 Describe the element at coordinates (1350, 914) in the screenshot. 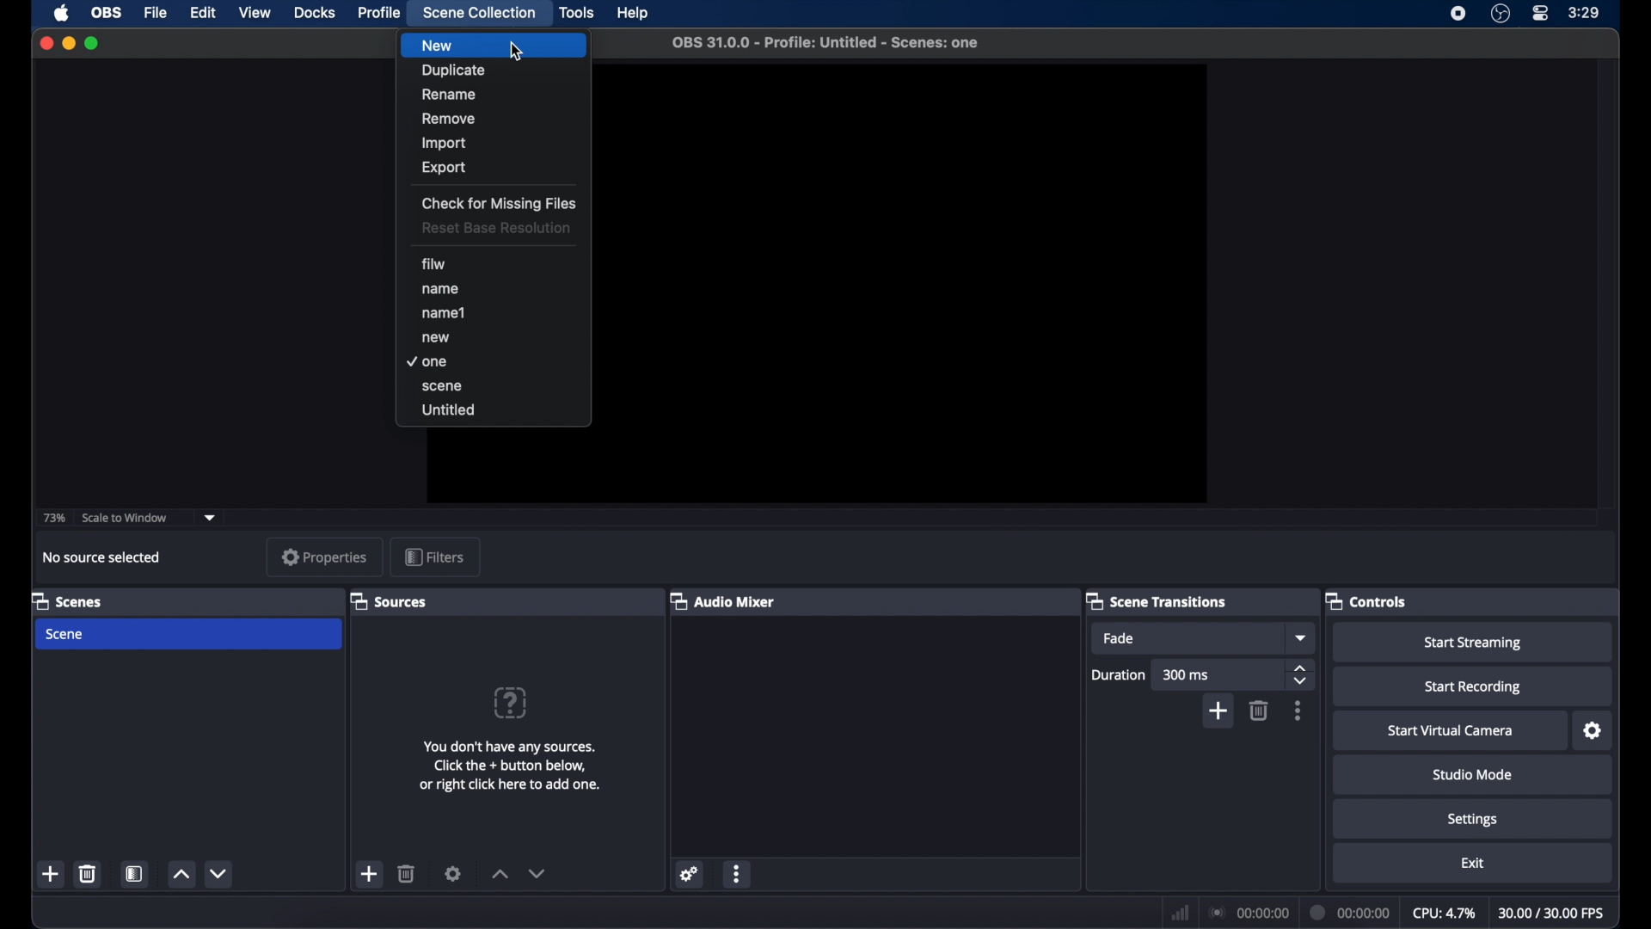

I see `duration` at that location.